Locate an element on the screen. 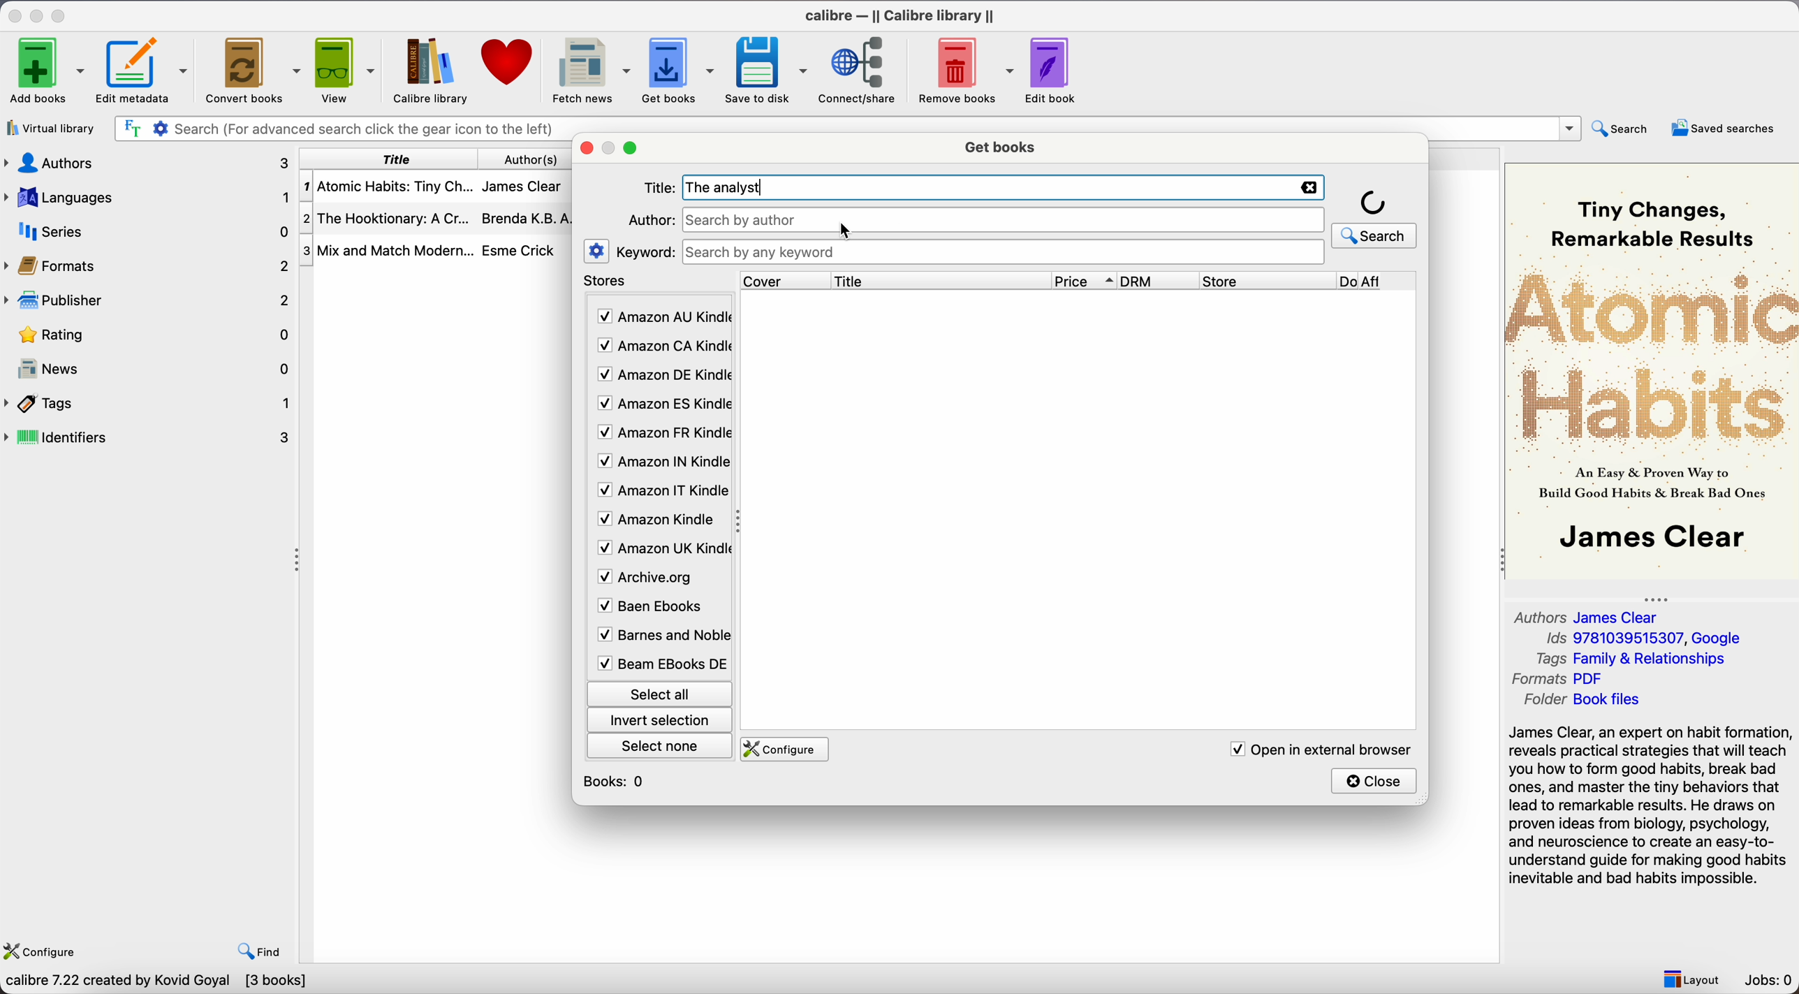  Barnes and Noble is located at coordinates (659, 638).